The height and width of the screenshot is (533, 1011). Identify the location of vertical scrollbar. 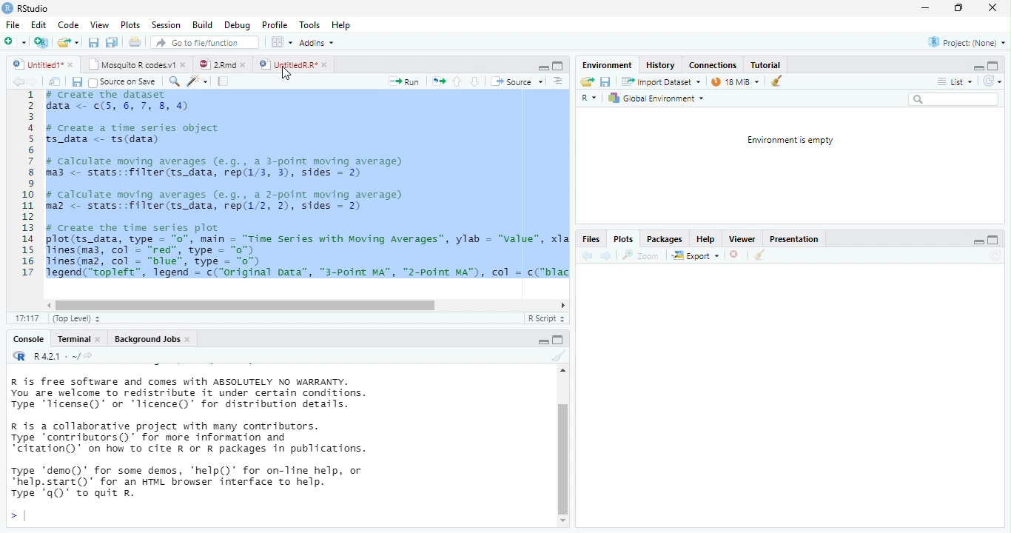
(563, 458).